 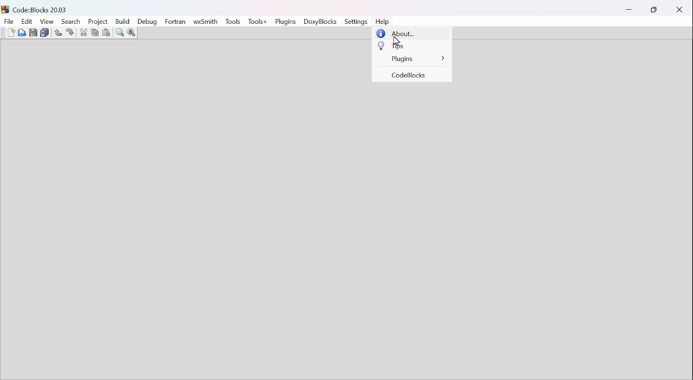 I want to click on Project, so click(x=97, y=21).